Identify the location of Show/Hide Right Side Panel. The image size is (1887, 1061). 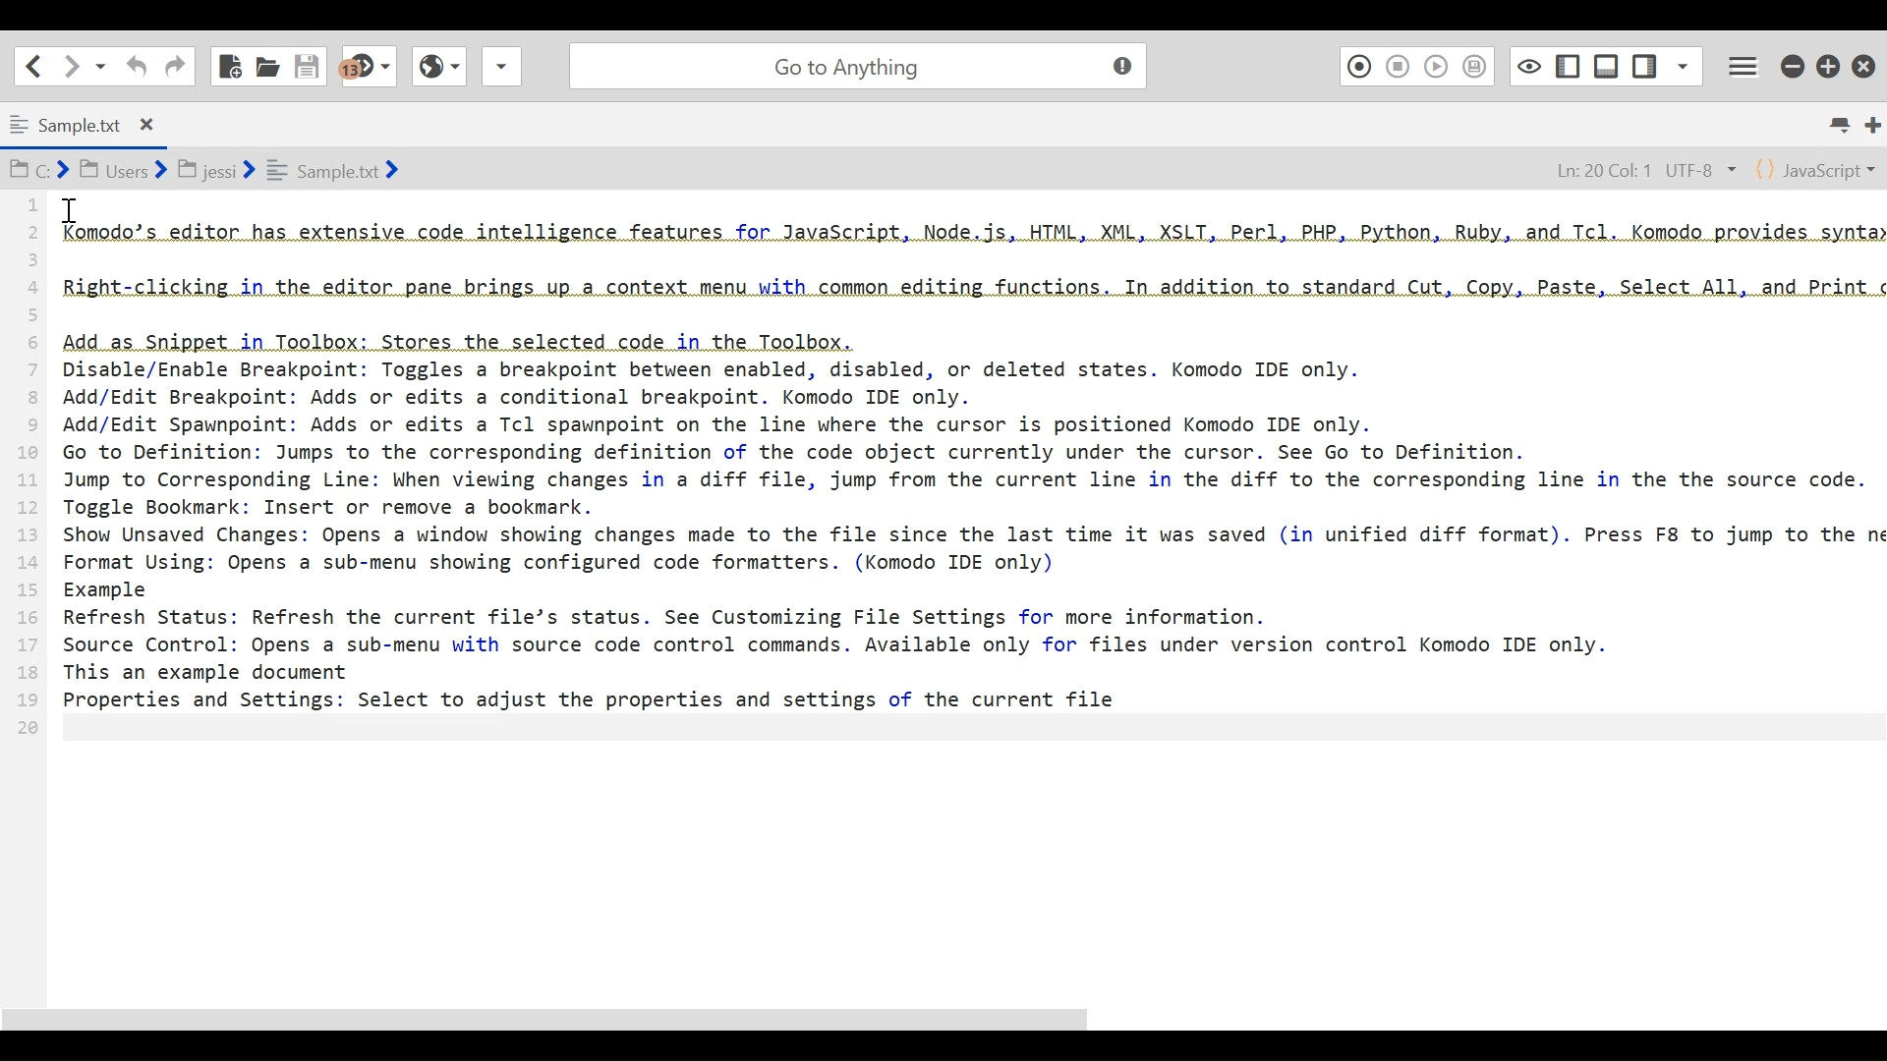
(1567, 64).